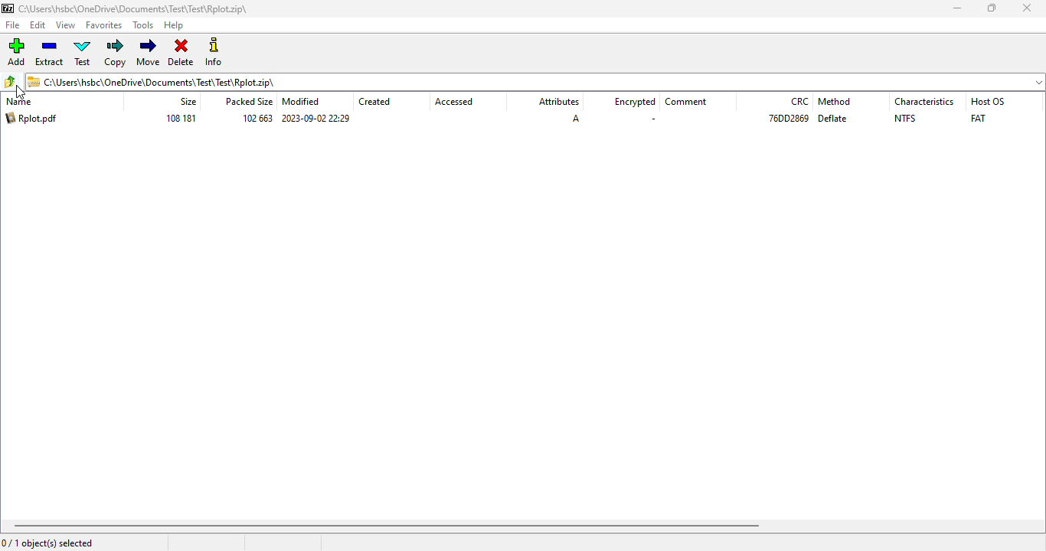  What do you see at coordinates (1038, 82) in the screenshot?
I see `folders` at bounding box center [1038, 82].